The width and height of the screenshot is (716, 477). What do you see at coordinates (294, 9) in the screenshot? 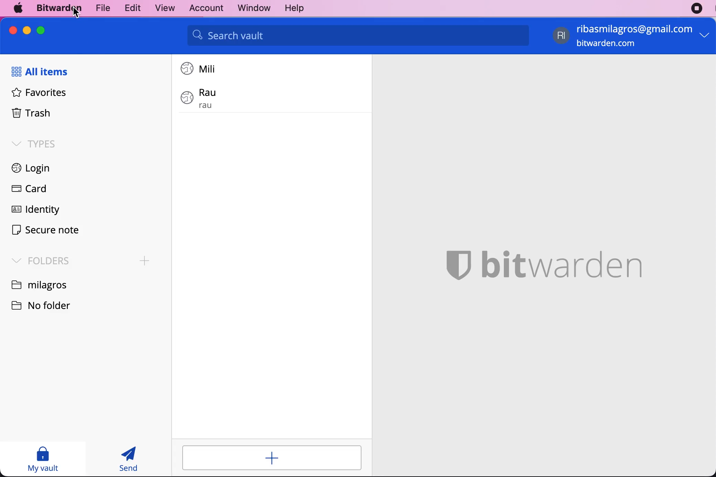
I see `help` at bounding box center [294, 9].